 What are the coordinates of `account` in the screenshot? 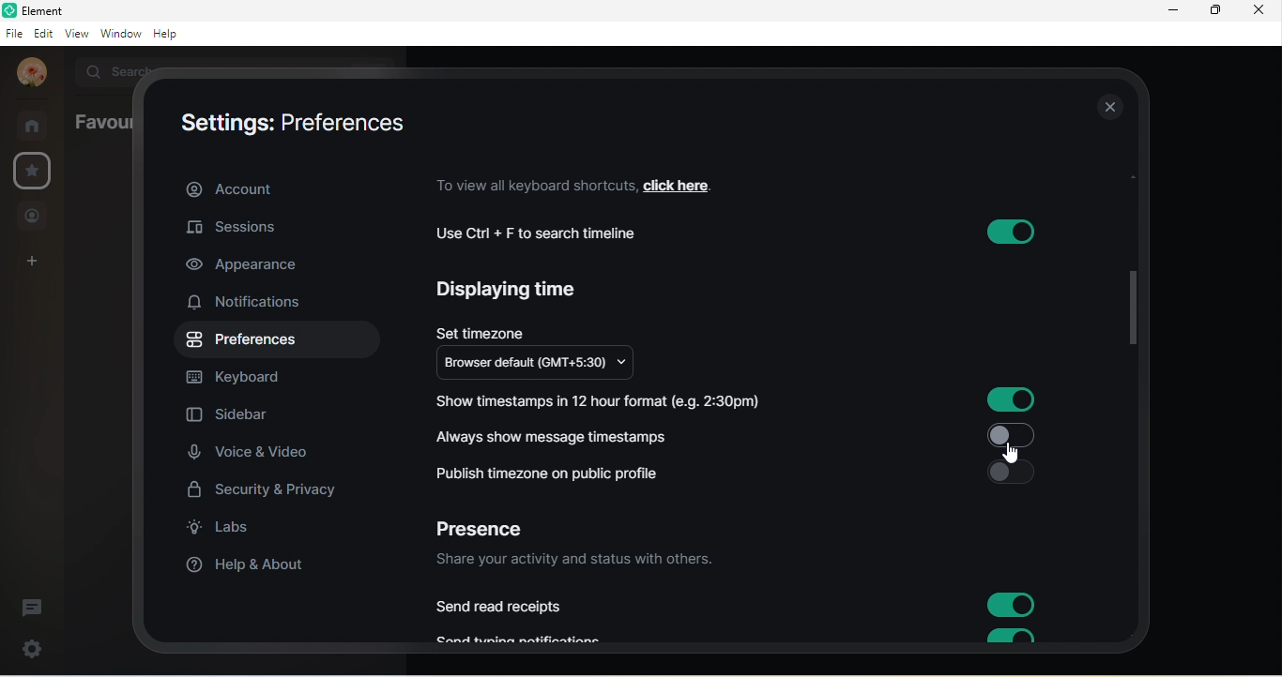 It's located at (281, 187).